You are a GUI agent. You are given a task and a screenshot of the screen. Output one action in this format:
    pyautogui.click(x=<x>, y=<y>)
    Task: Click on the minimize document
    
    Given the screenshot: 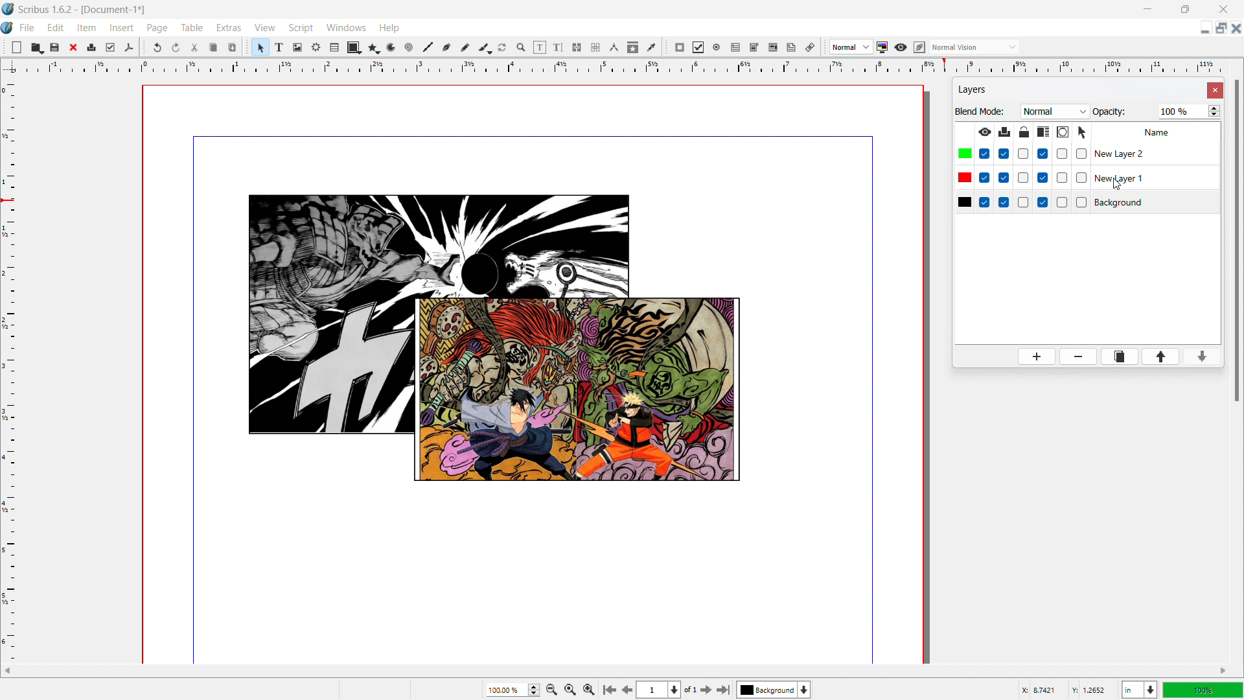 What is the action you would take?
    pyautogui.click(x=1203, y=28)
    